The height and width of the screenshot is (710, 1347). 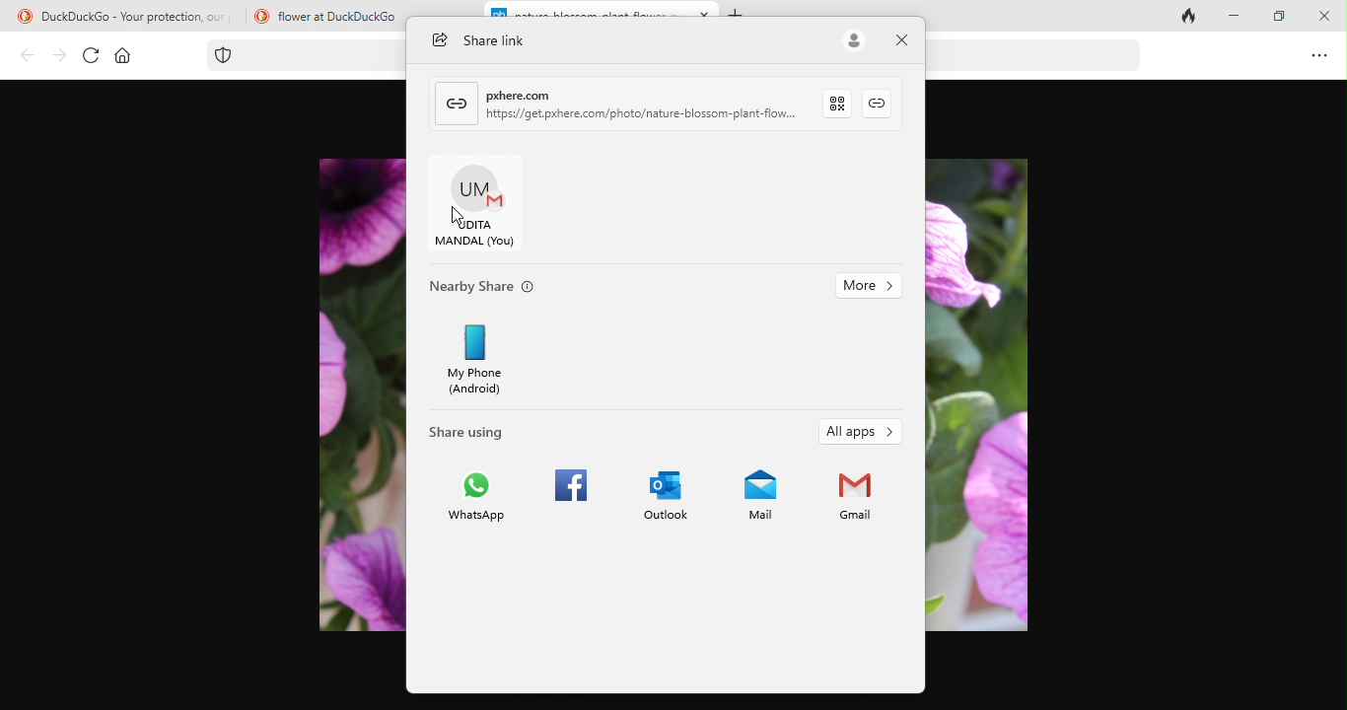 What do you see at coordinates (563, 504) in the screenshot?
I see `facebook` at bounding box center [563, 504].